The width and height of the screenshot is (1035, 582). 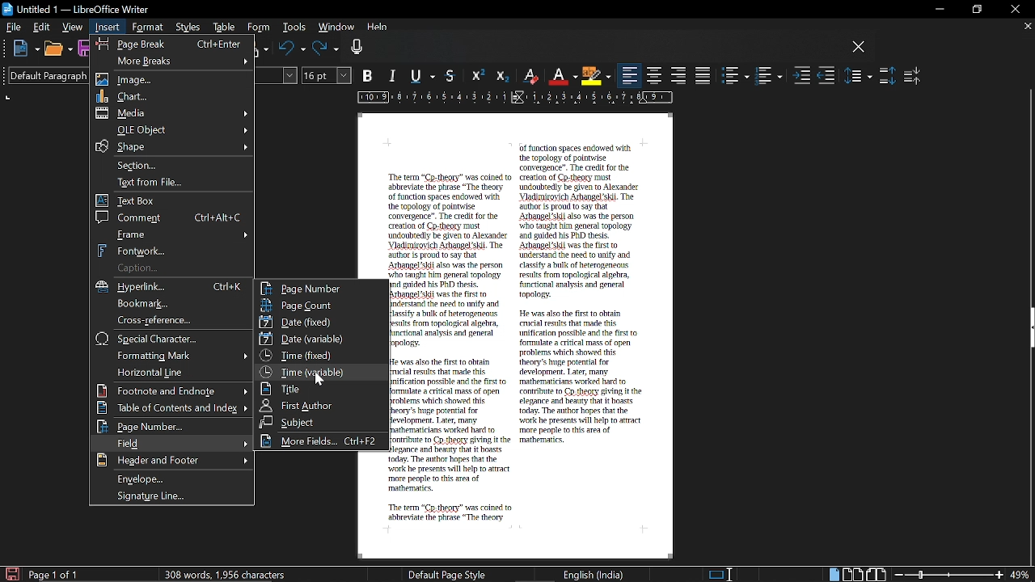 What do you see at coordinates (319, 388) in the screenshot?
I see `title` at bounding box center [319, 388].